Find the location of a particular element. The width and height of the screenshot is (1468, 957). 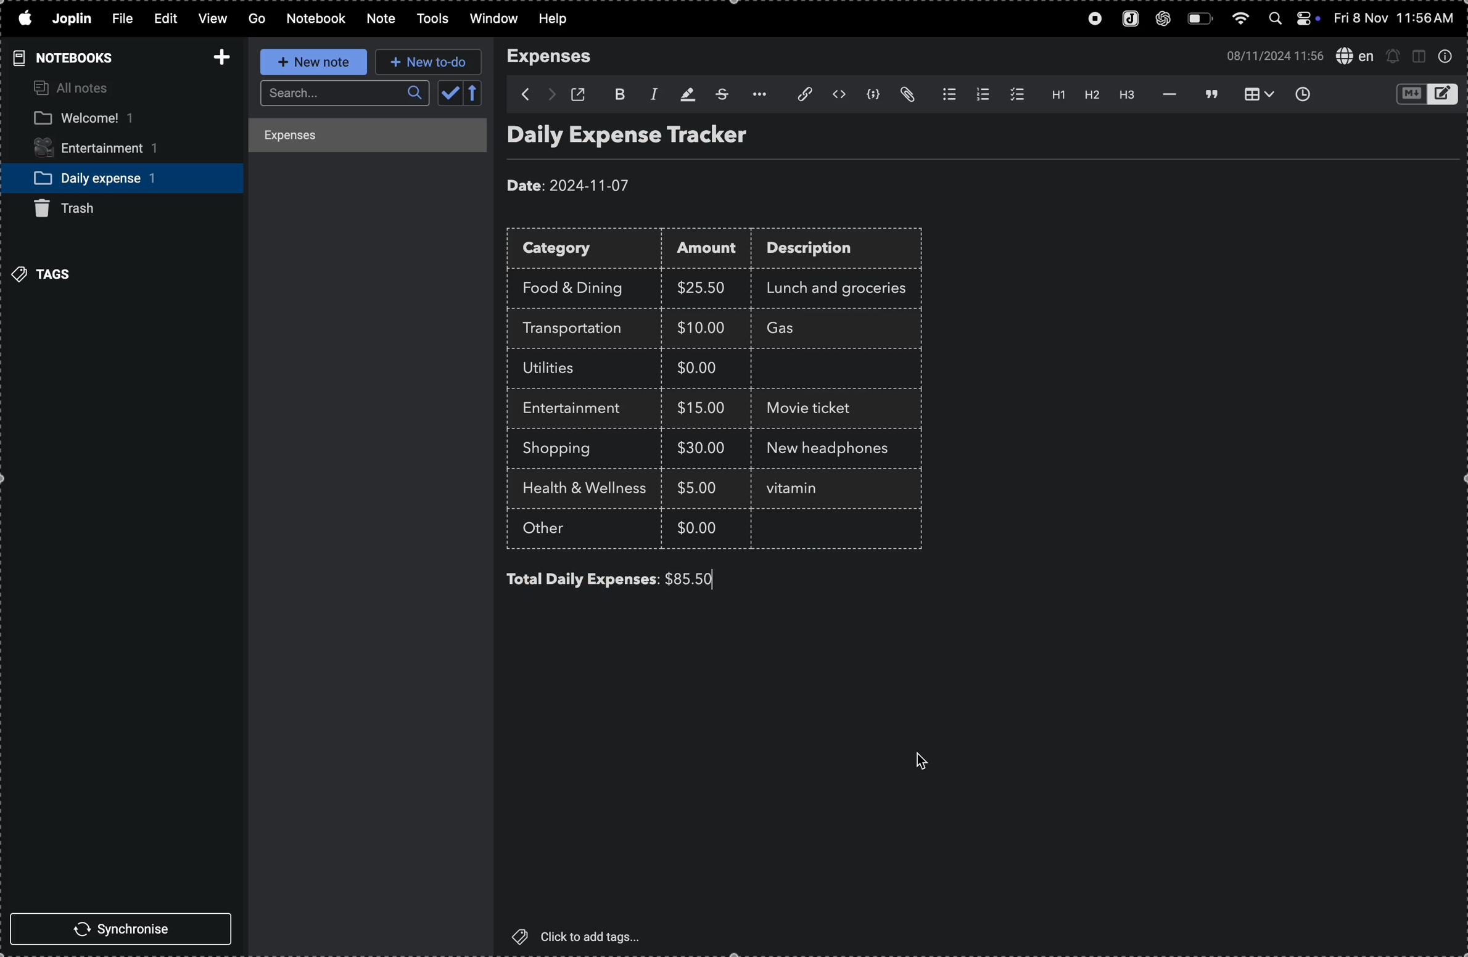

category is located at coordinates (587, 250).